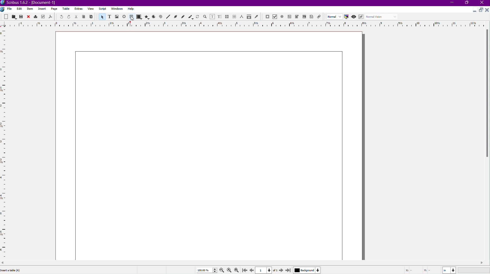 This screenshot has width=490, height=274. What do you see at coordinates (320, 17) in the screenshot?
I see `Link Annotation` at bounding box center [320, 17].